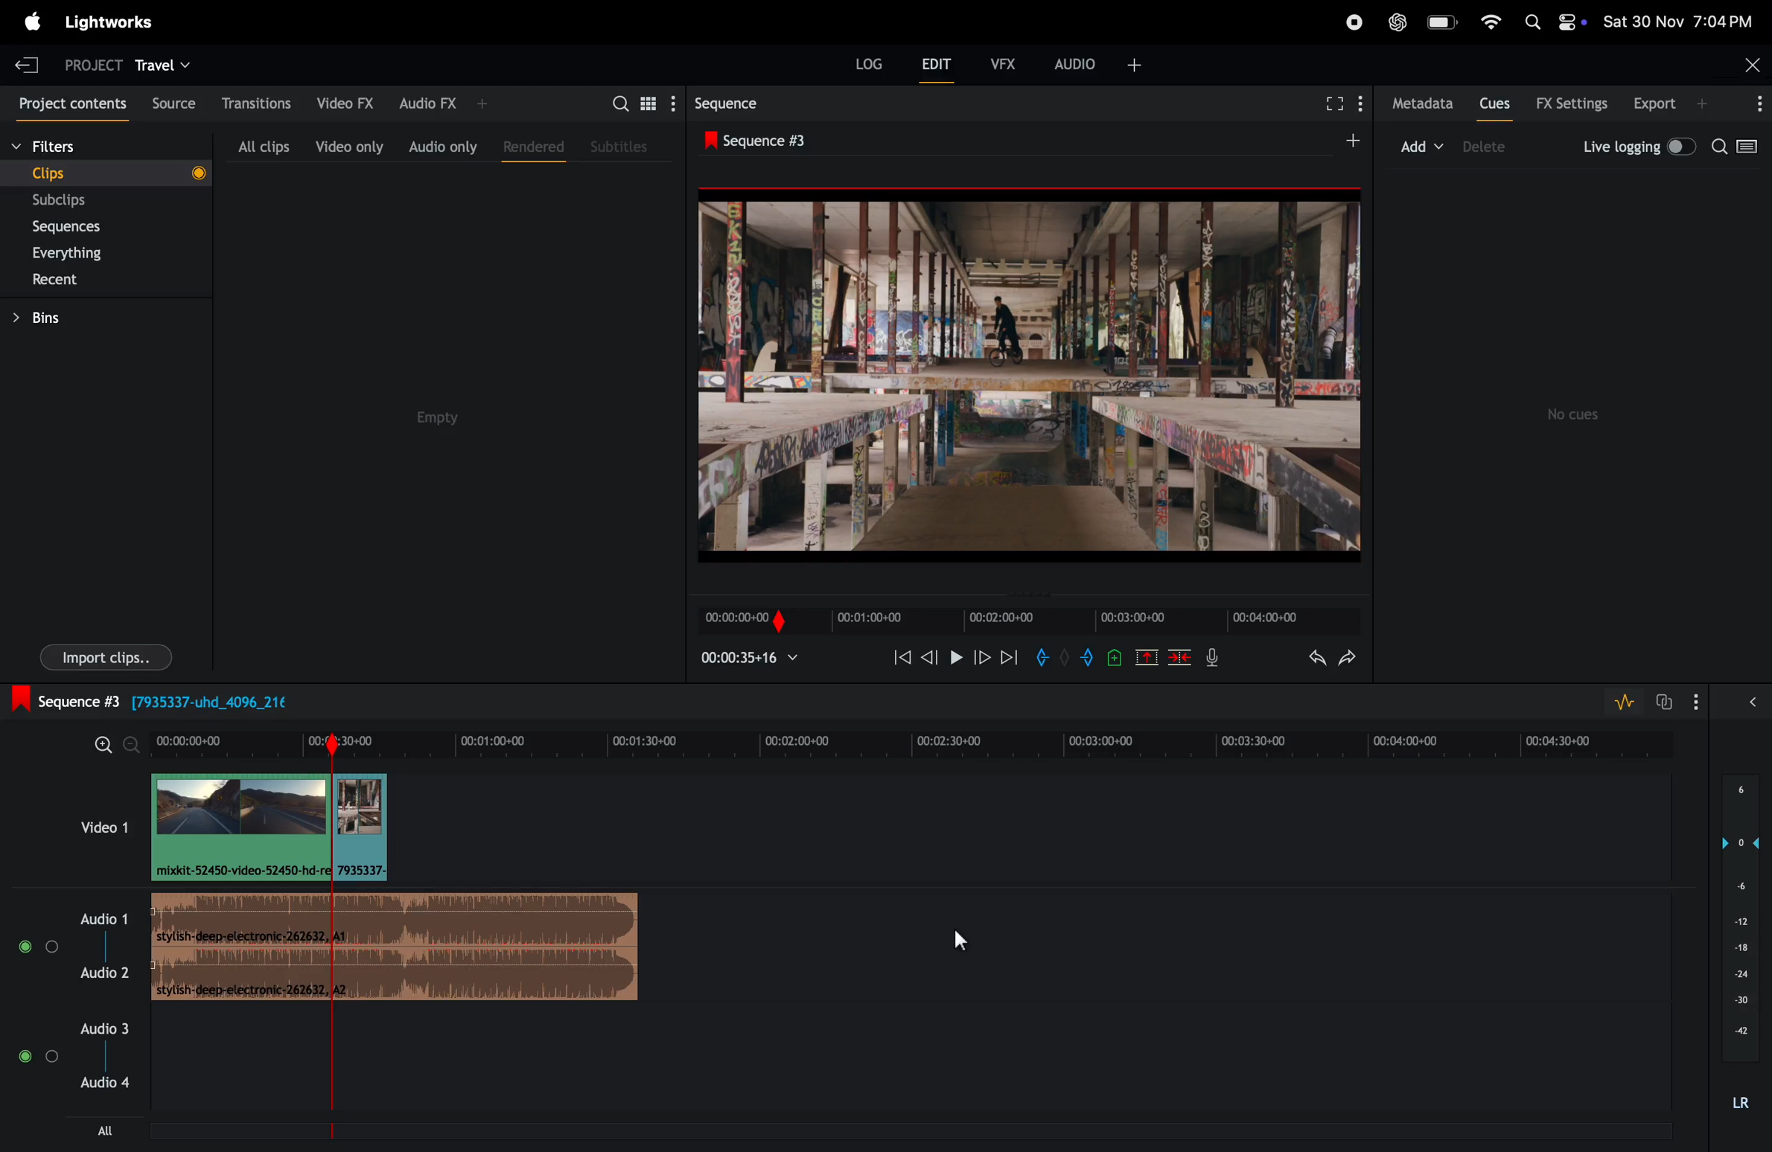  I want to click on options, so click(1698, 702).